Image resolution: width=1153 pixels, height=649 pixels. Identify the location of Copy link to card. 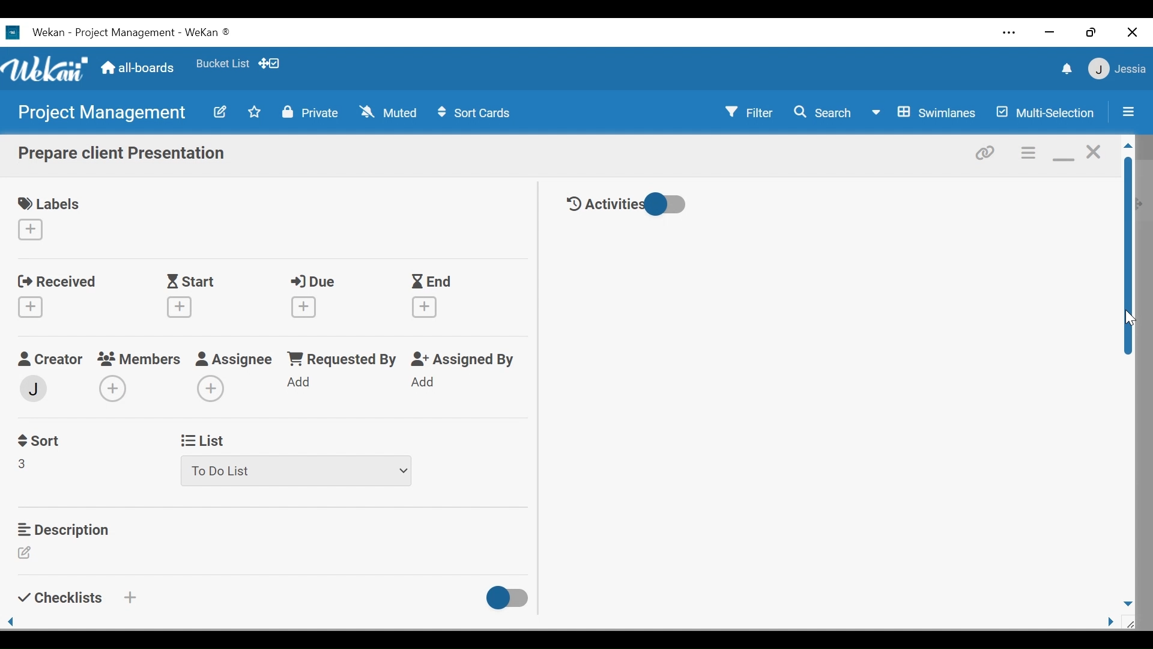
(982, 153).